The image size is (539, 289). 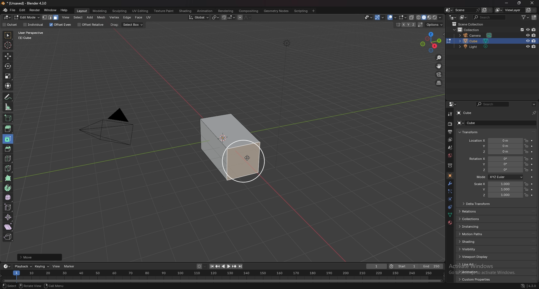 I want to click on spin, so click(x=8, y=188).